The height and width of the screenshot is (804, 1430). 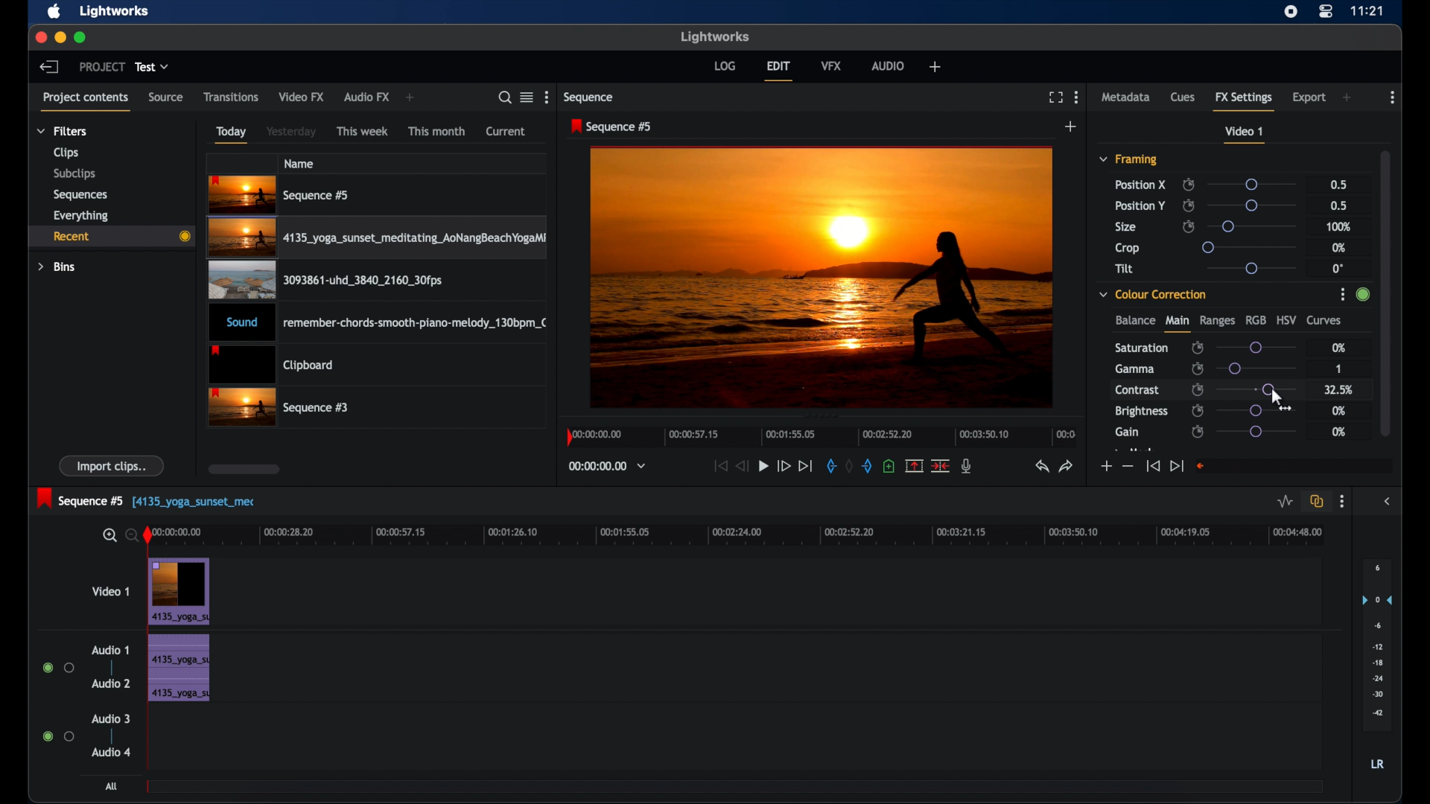 What do you see at coordinates (1393, 98) in the screenshot?
I see `more options` at bounding box center [1393, 98].